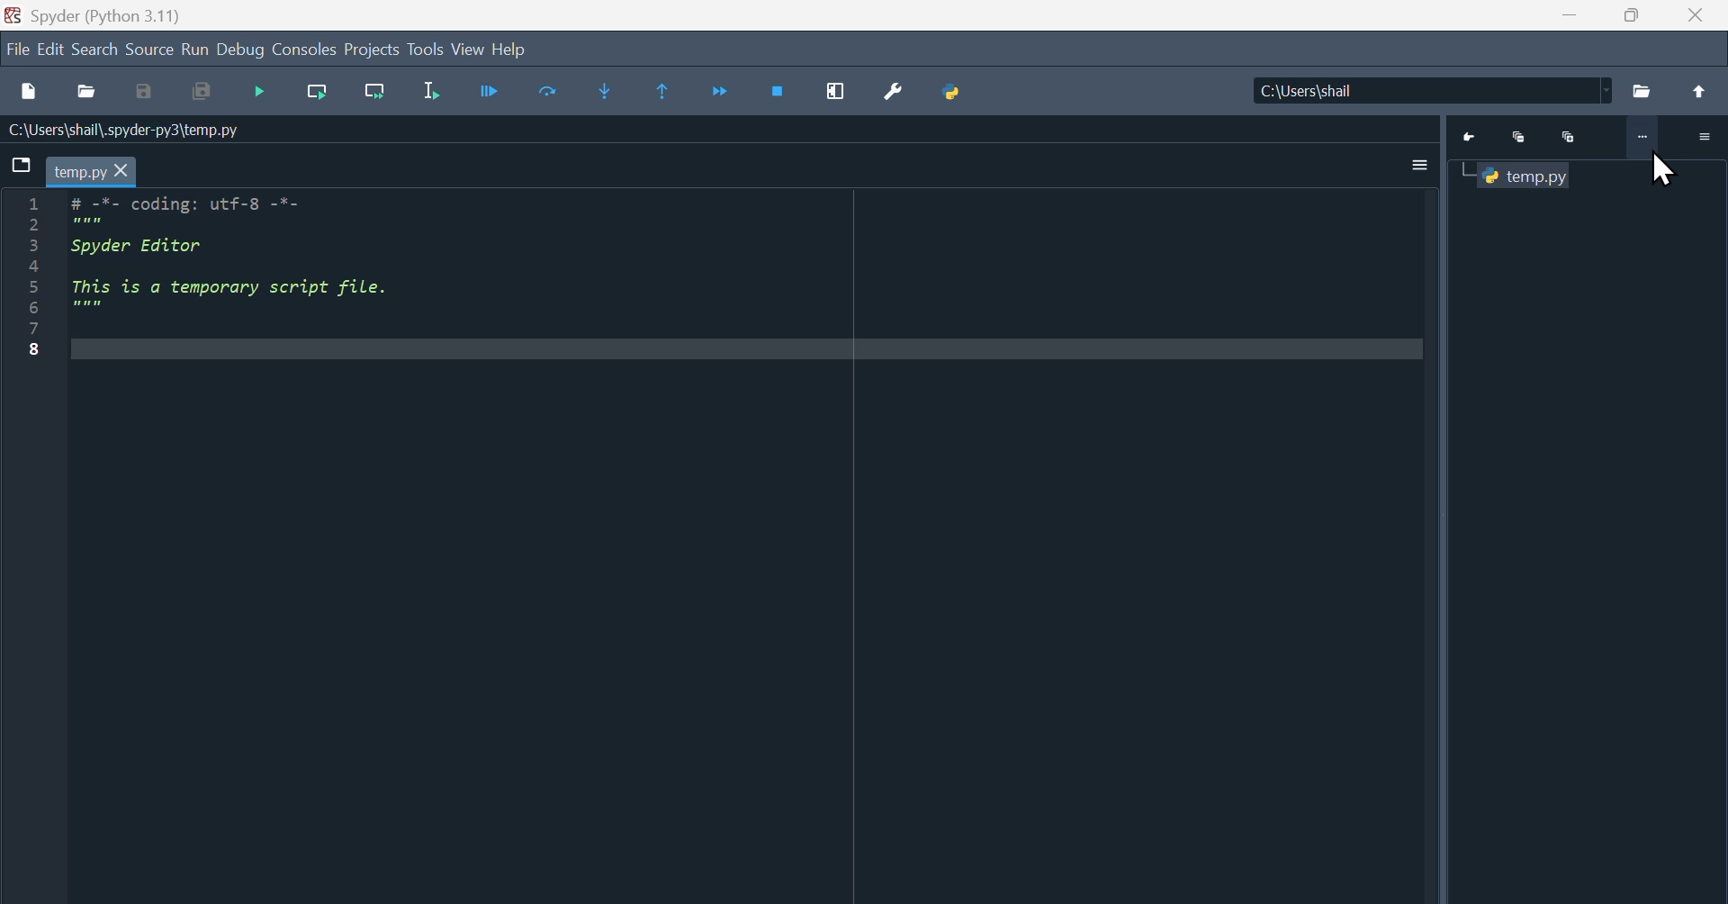 The width and height of the screenshot is (1728, 904). What do you see at coordinates (195, 50) in the screenshot?
I see `run` at bounding box center [195, 50].